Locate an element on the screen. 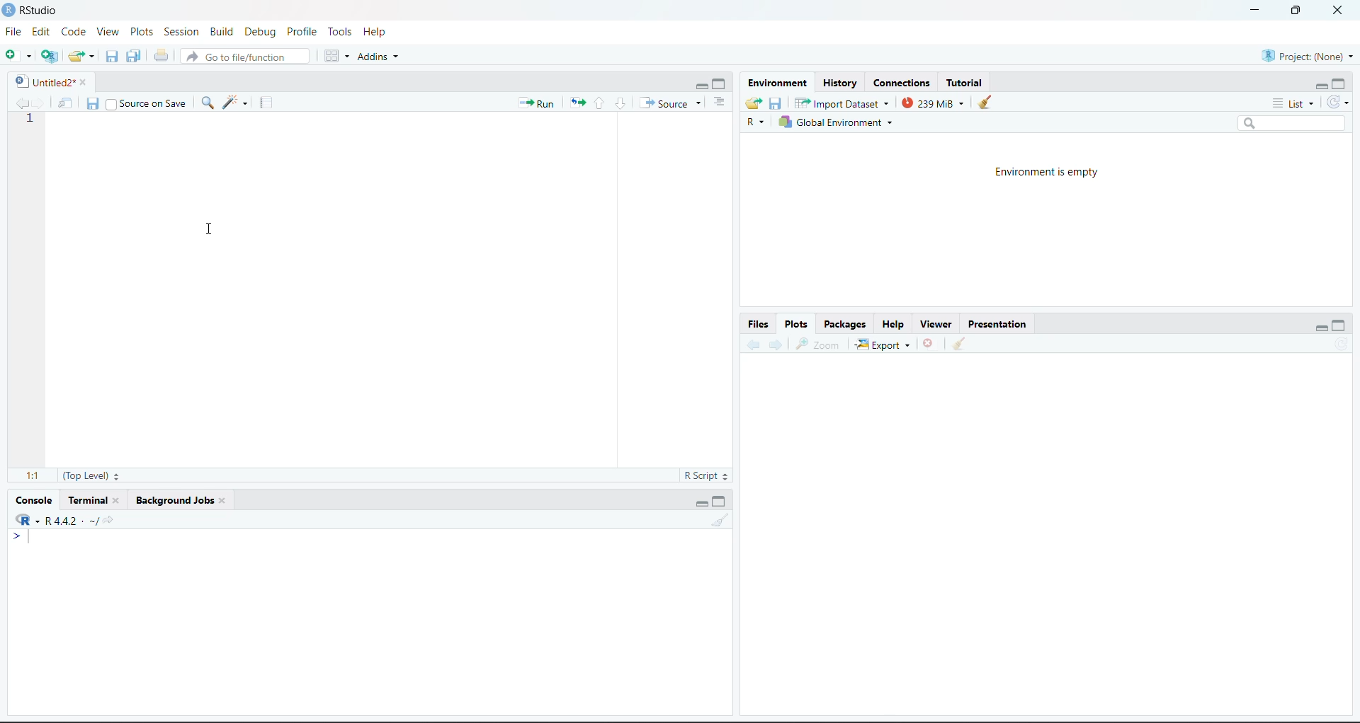  Show document outline (Ctrl + Shift + O) is located at coordinates (724, 101).